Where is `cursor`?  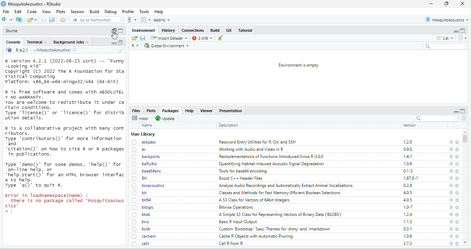 cursor is located at coordinates (114, 36).